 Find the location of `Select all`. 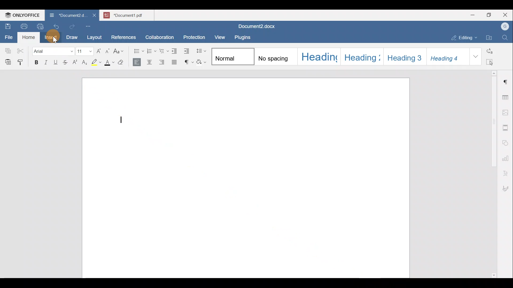

Select all is located at coordinates (492, 61).